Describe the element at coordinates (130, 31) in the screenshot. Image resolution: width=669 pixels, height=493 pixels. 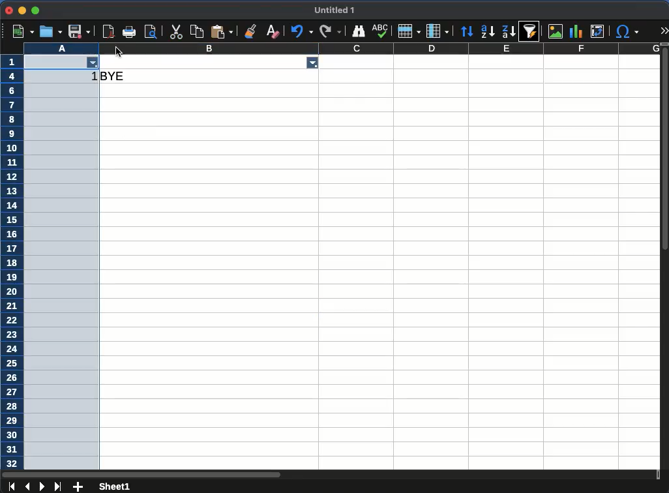
I see `print` at that location.